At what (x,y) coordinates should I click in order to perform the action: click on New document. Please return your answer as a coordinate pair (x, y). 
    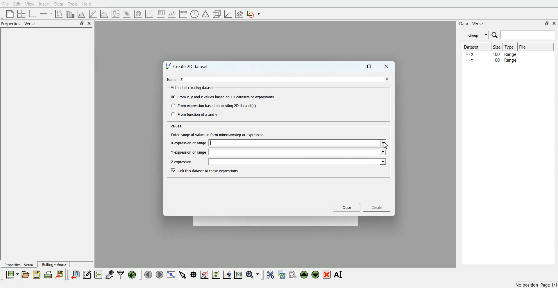
    Looking at the image, I should click on (12, 274).